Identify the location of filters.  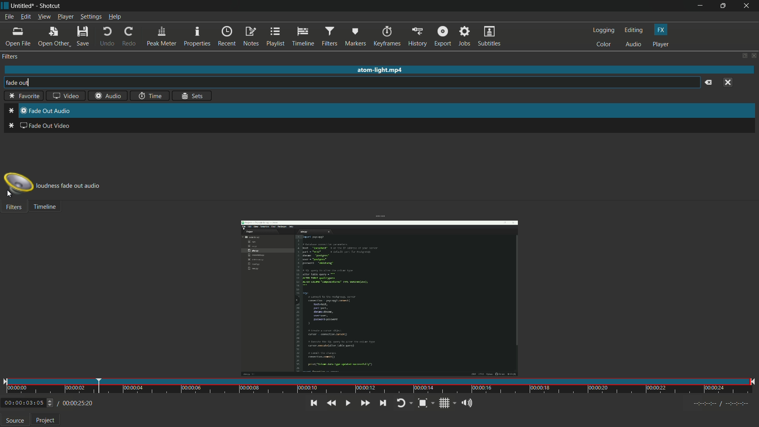
(10, 57).